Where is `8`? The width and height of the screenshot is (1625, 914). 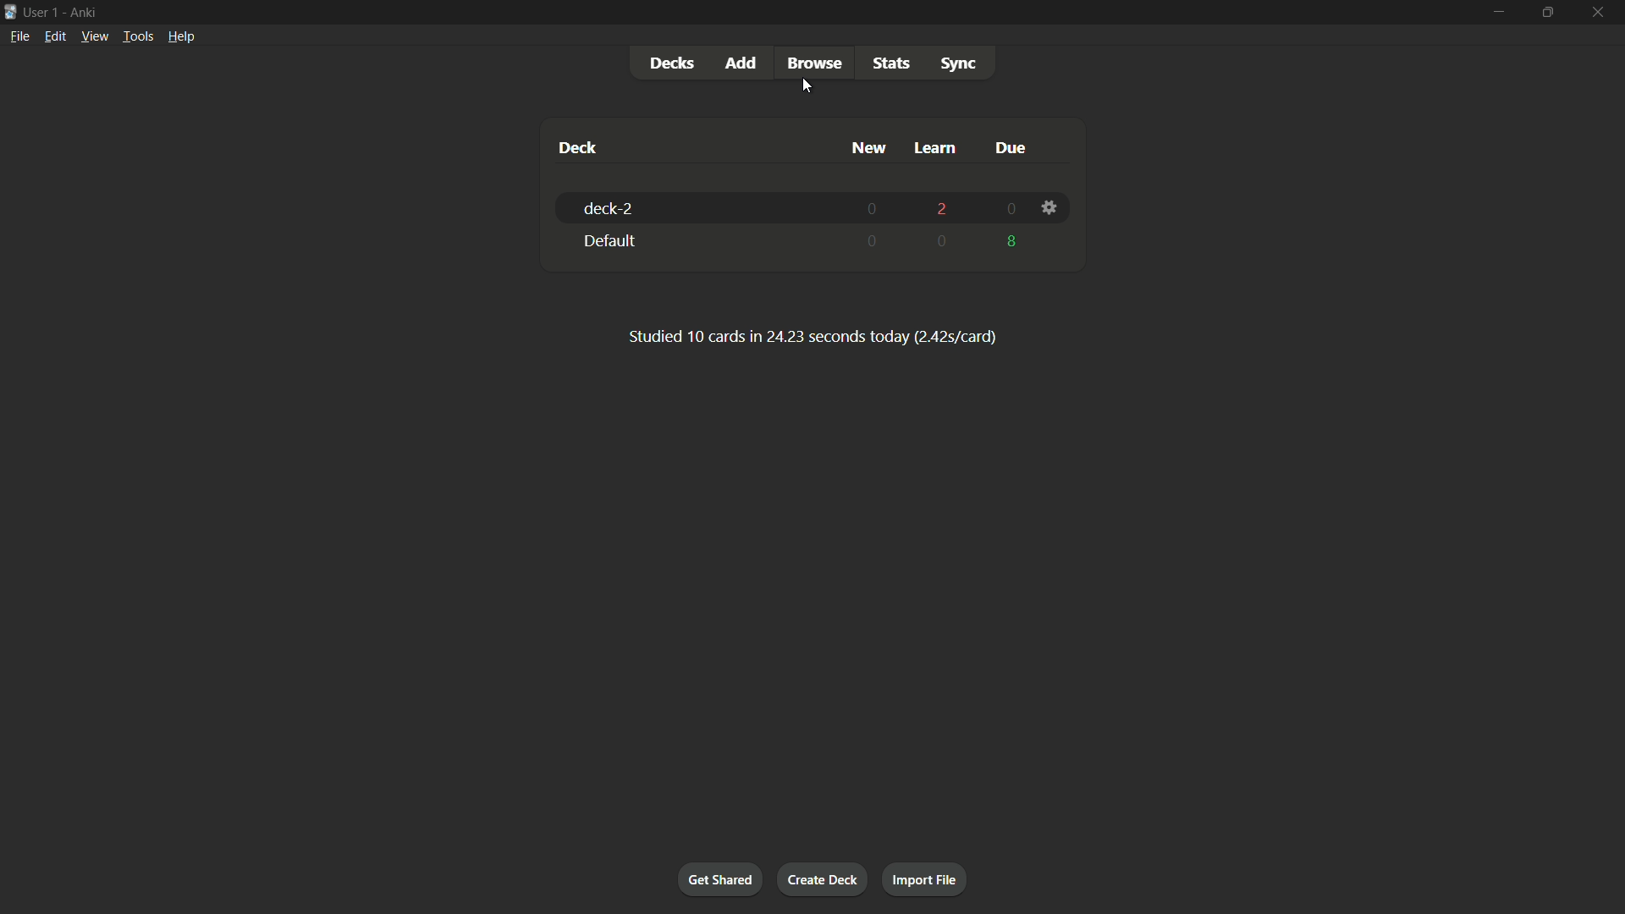 8 is located at coordinates (1013, 240).